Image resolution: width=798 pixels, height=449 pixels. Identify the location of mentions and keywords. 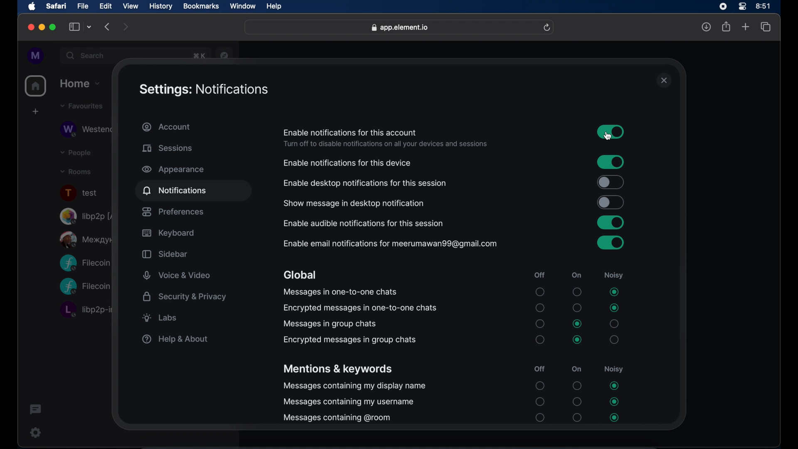
(337, 369).